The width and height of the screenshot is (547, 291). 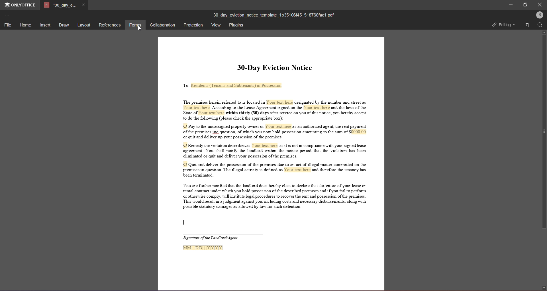 What do you see at coordinates (184, 222) in the screenshot?
I see `Text cursor` at bounding box center [184, 222].